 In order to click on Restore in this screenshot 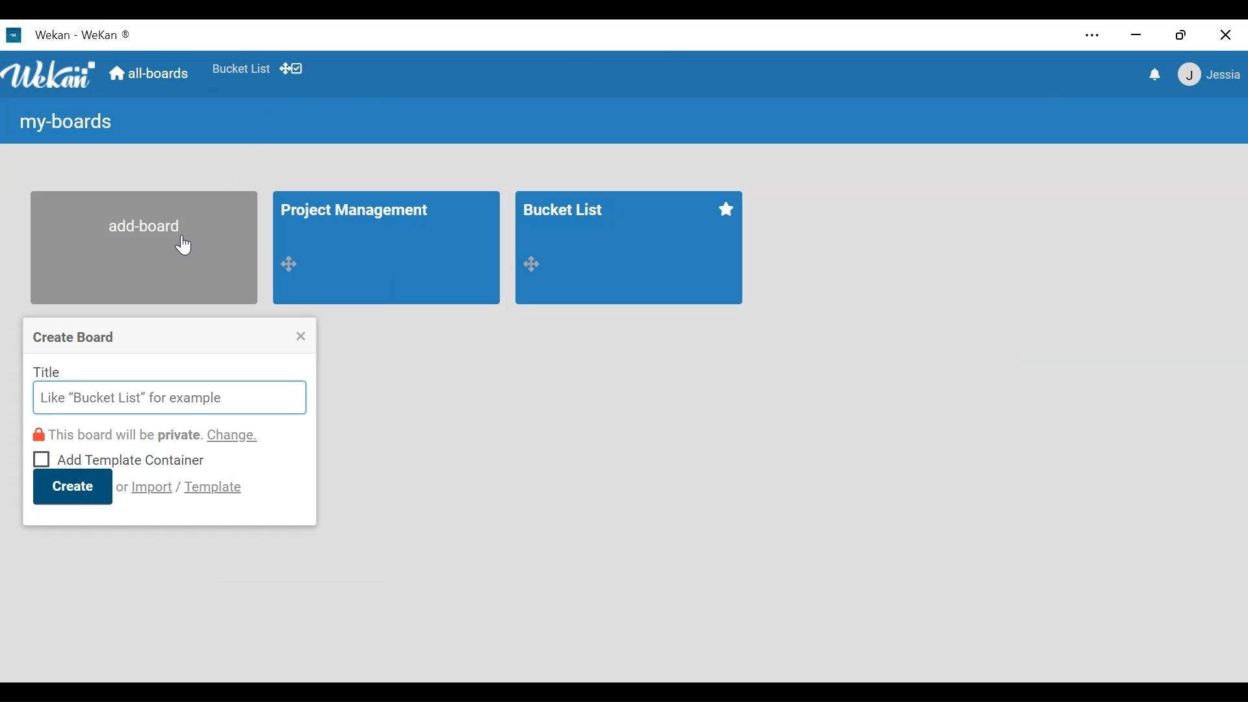, I will do `click(1181, 34)`.